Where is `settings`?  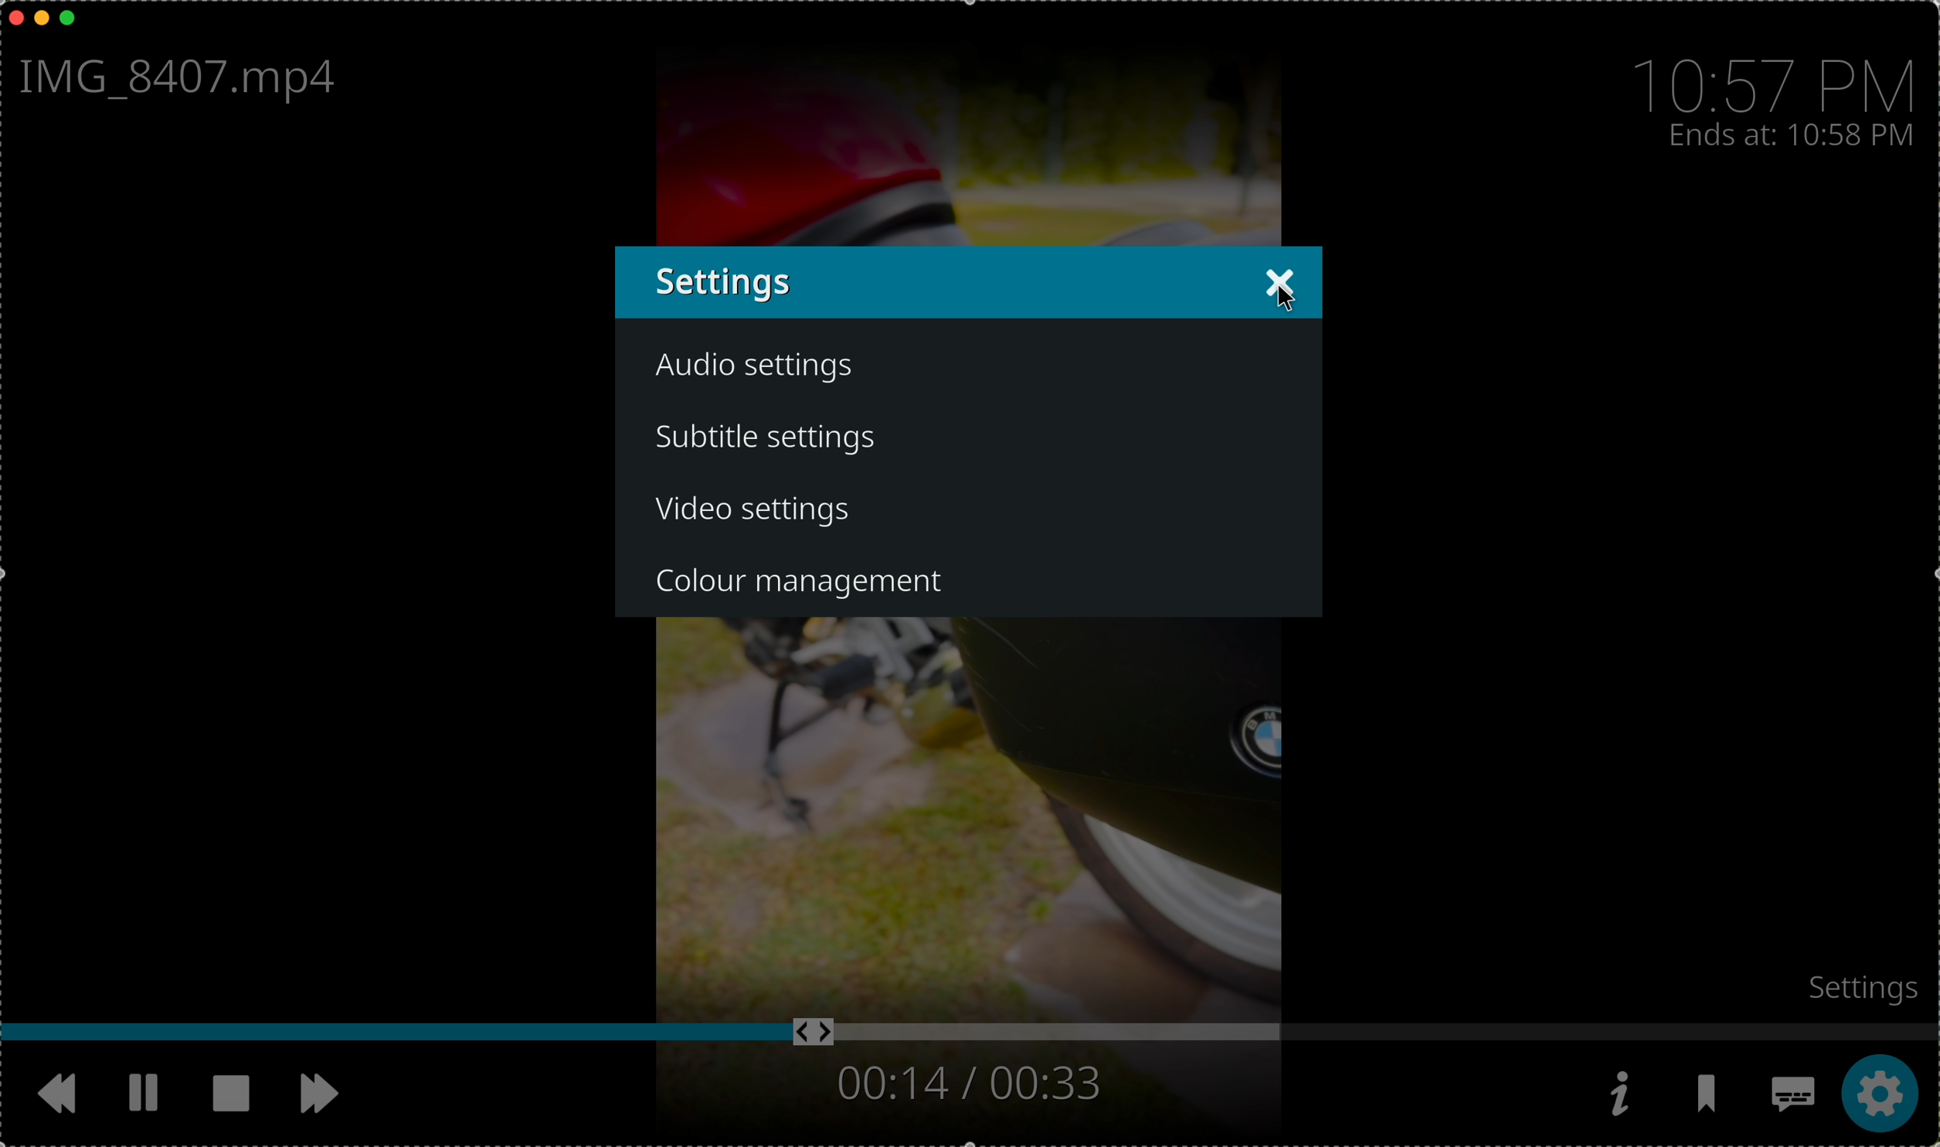
settings is located at coordinates (922, 282).